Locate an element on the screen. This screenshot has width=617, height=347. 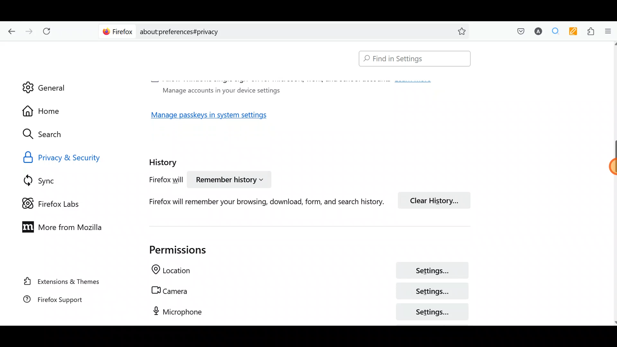
Camera settings is located at coordinates (306, 291).